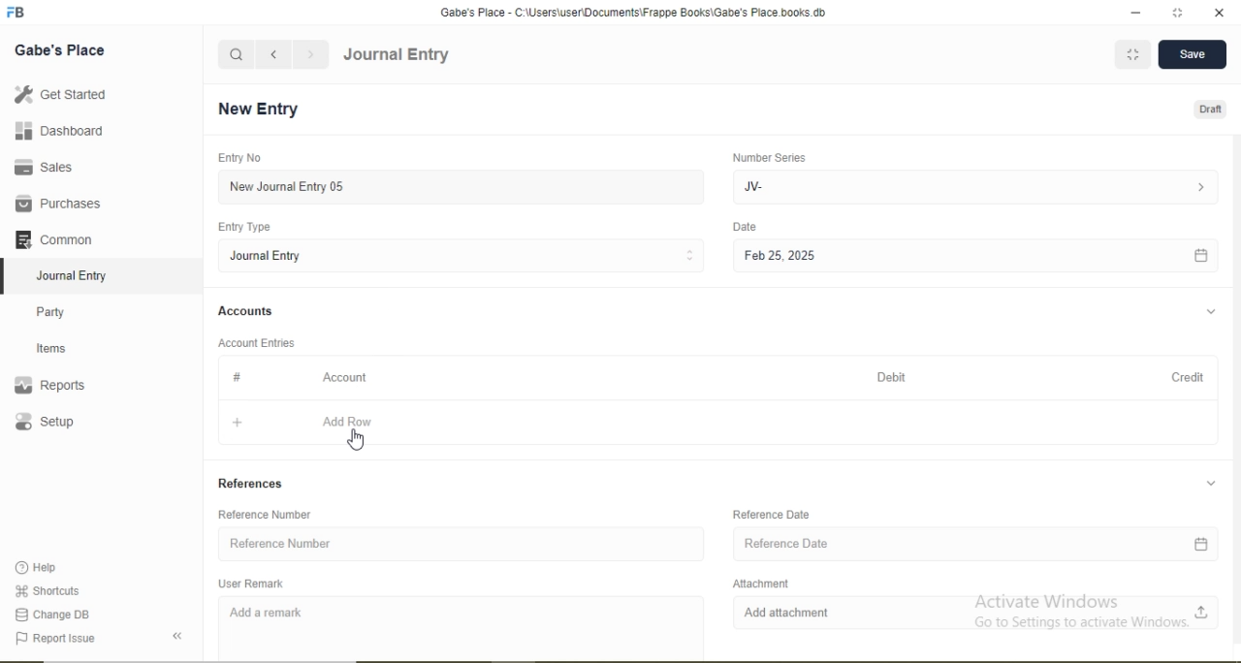 This screenshot has width=1241, height=663. What do you see at coordinates (62, 49) in the screenshot?
I see `Gabe's Place` at bounding box center [62, 49].